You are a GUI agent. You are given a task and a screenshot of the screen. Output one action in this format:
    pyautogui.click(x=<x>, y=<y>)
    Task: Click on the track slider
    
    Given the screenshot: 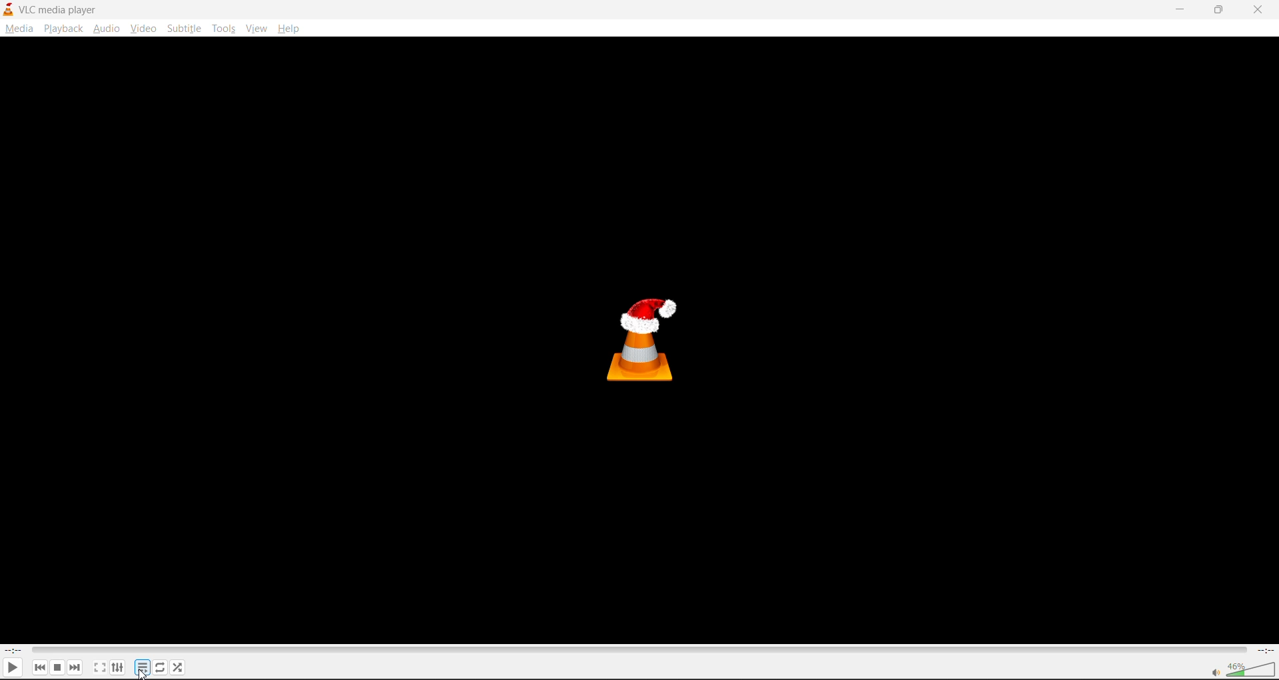 What is the action you would take?
    pyautogui.click(x=636, y=649)
    